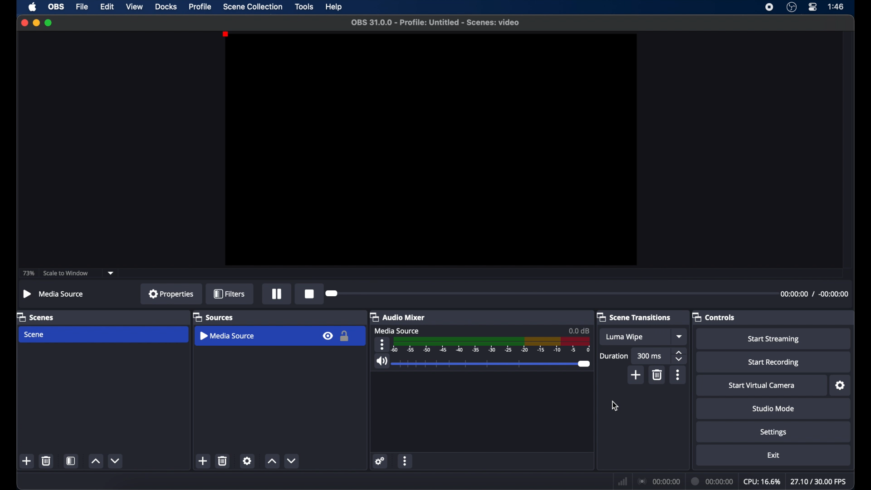  I want to click on 0.0, so click(579, 330).